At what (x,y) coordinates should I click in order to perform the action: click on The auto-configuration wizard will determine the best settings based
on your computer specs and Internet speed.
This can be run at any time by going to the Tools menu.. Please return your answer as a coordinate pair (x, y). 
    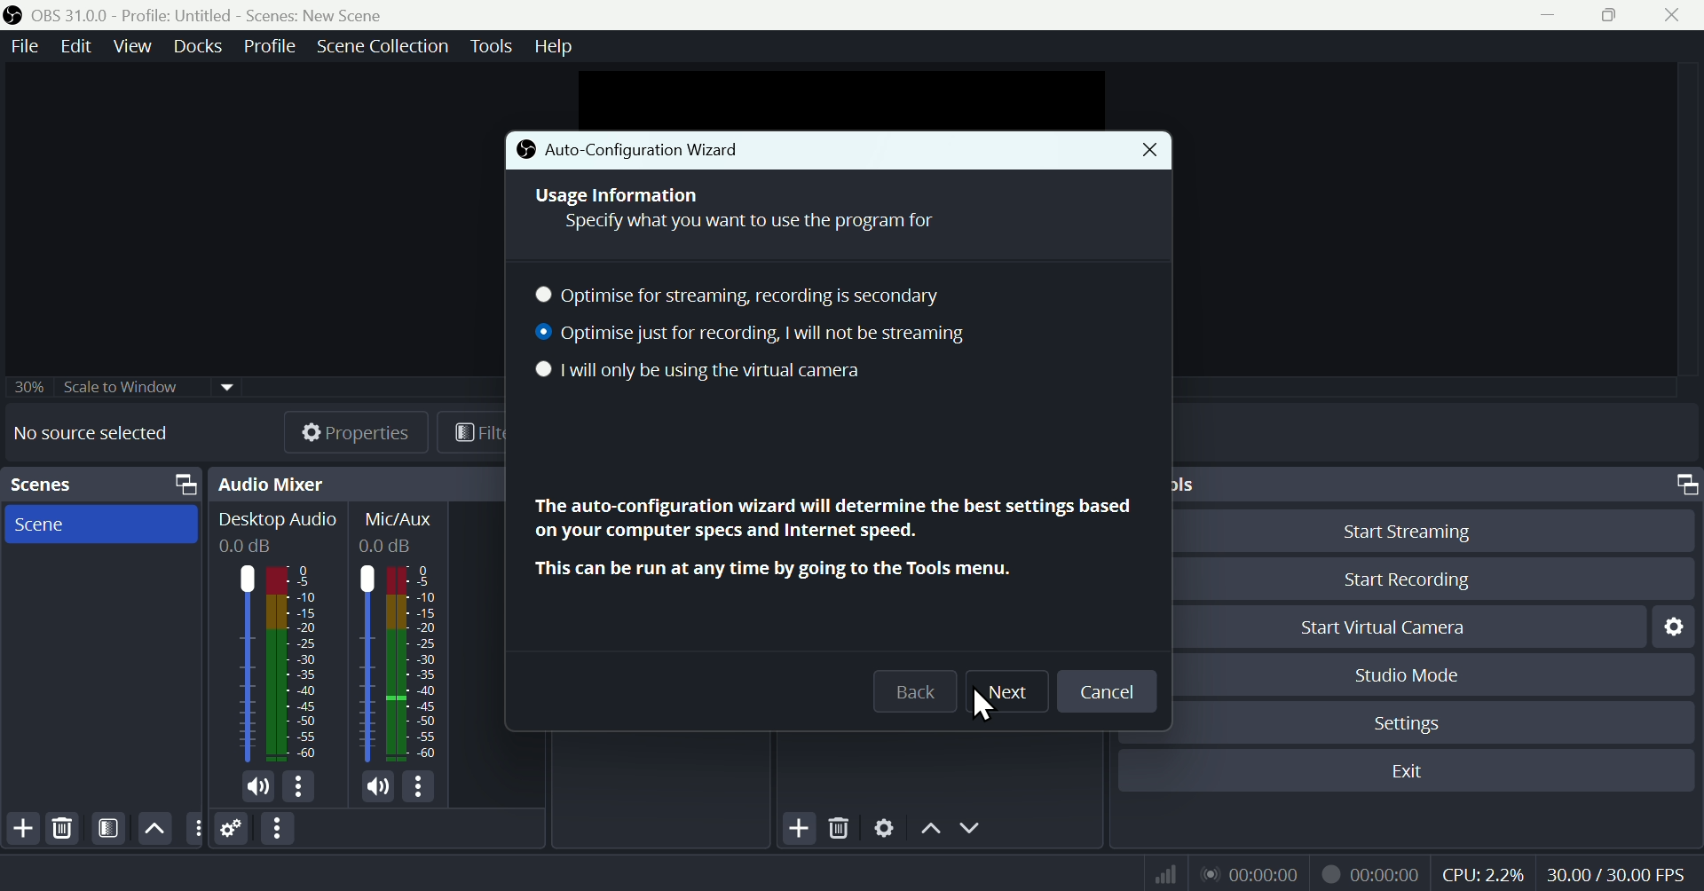
    Looking at the image, I should click on (829, 537).